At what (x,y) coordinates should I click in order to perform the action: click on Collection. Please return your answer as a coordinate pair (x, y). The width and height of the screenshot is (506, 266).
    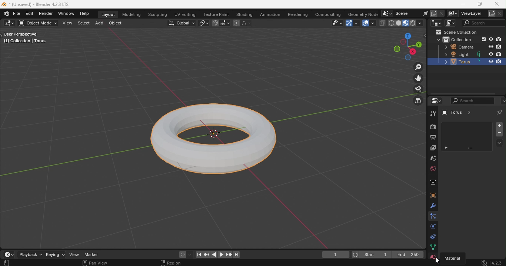
    Looking at the image, I should click on (433, 182).